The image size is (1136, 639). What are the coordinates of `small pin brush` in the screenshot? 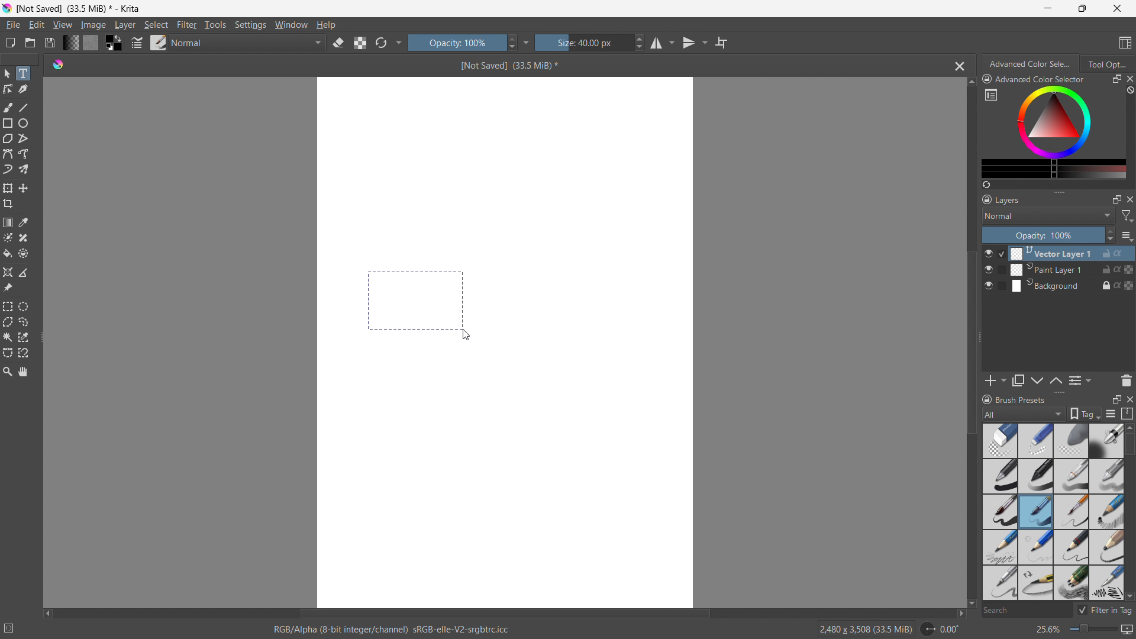 It's located at (1070, 512).